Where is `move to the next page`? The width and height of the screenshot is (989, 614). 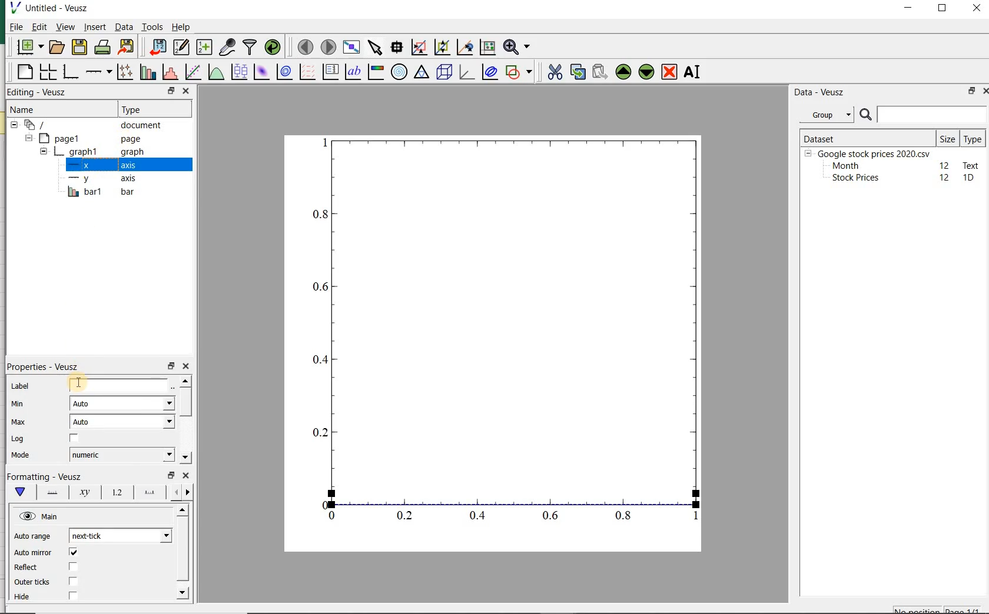
move to the next page is located at coordinates (328, 48).